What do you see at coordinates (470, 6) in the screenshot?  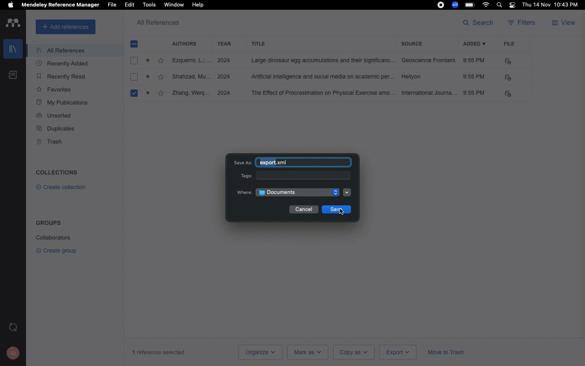 I see `Charge` at bounding box center [470, 6].